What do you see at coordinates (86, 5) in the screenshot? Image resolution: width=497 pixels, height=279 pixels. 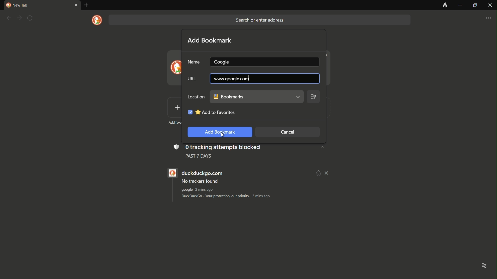 I see `new tab` at bounding box center [86, 5].